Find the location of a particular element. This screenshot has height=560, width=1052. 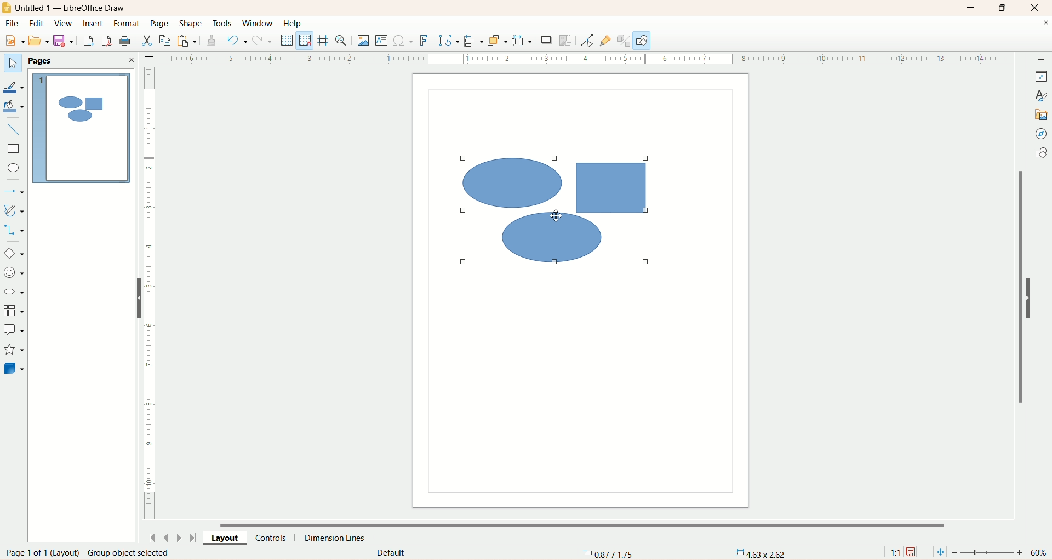

edit is located at coordinates (37, 25).